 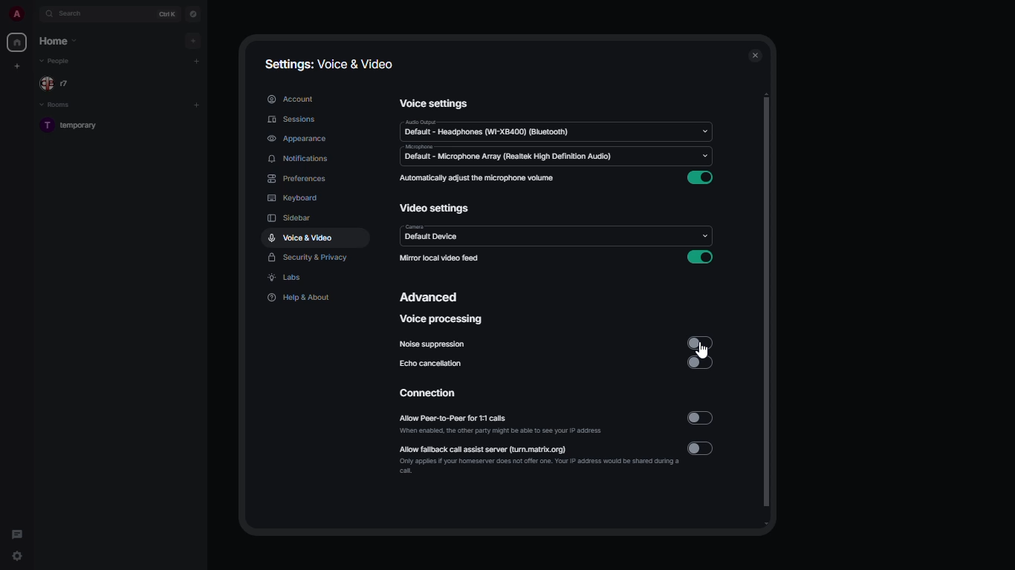 What do you see at coordinates (431, 363) in the screenshot?
I see `echo cancellation` at bounding box center [431, 363].